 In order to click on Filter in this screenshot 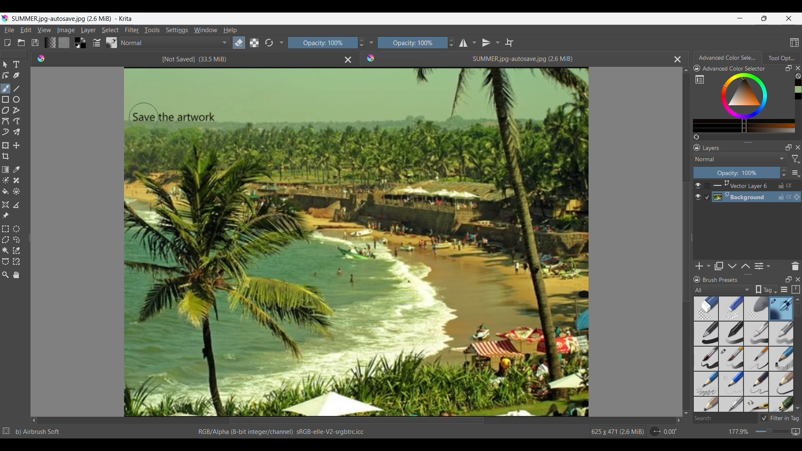, I will do `click(132, 30)`.